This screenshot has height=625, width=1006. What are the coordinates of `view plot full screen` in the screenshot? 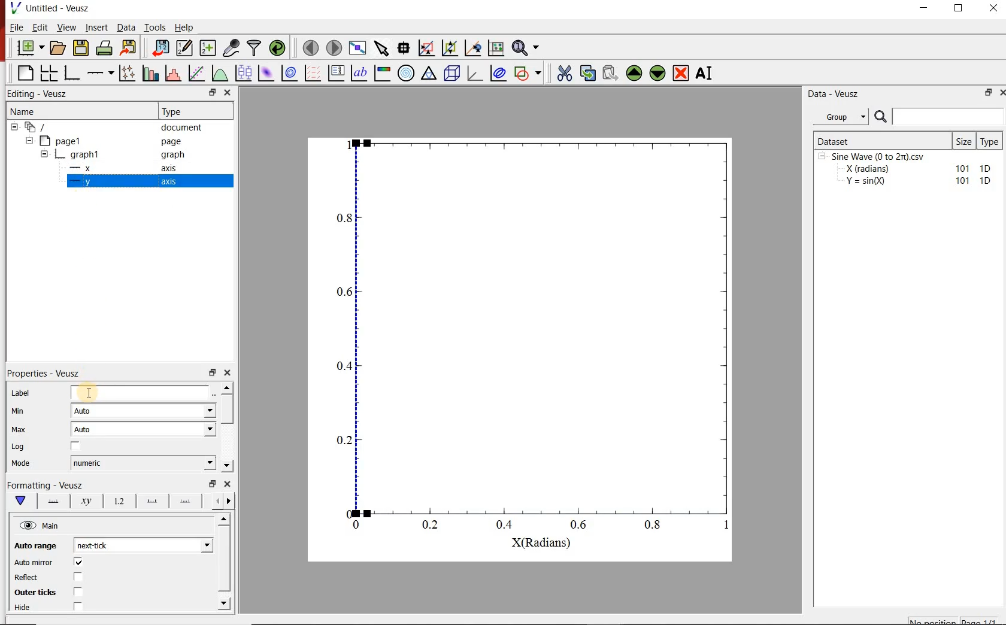 It's located at (357, 47).